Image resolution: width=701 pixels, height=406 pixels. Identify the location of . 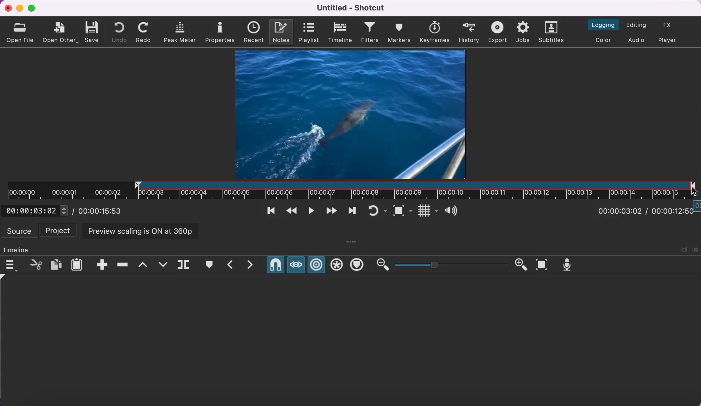
(428, 211).